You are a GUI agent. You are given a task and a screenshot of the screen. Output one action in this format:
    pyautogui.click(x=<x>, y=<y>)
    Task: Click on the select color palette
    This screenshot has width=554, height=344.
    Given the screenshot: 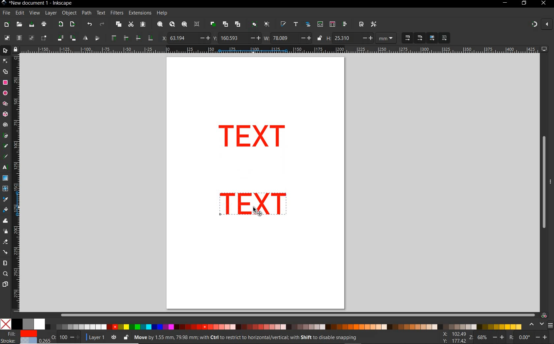 What is the action you would take?
    pyautogui.click(x=540, y=325)
    